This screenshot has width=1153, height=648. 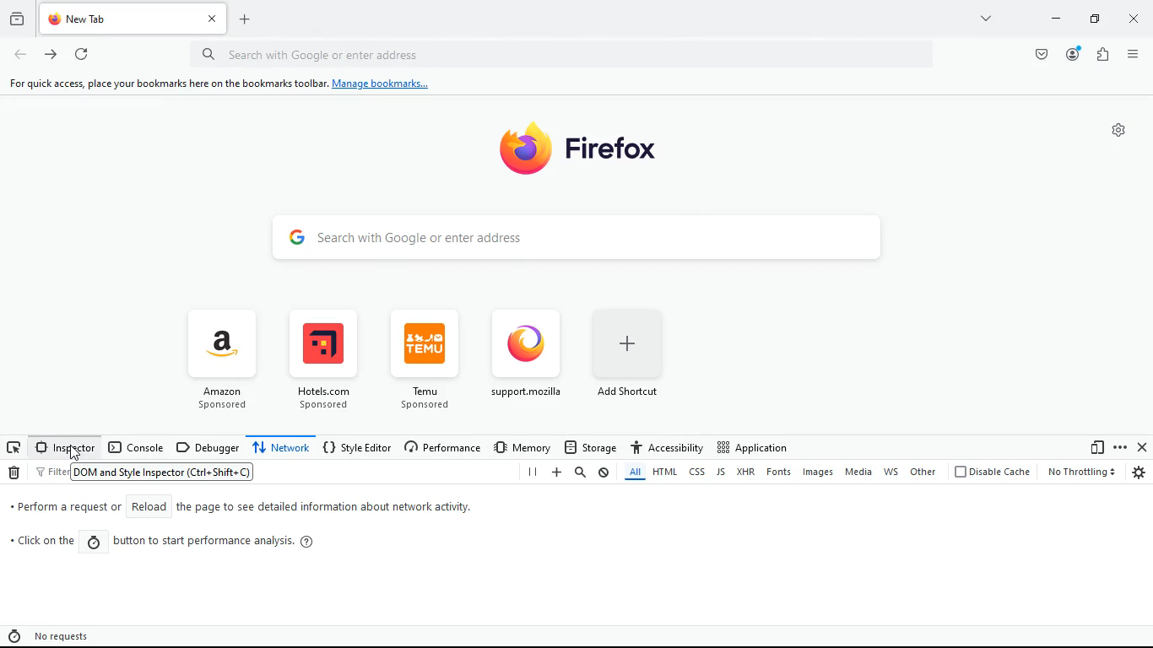 I want to click on performance, so click(x=446, y=448).